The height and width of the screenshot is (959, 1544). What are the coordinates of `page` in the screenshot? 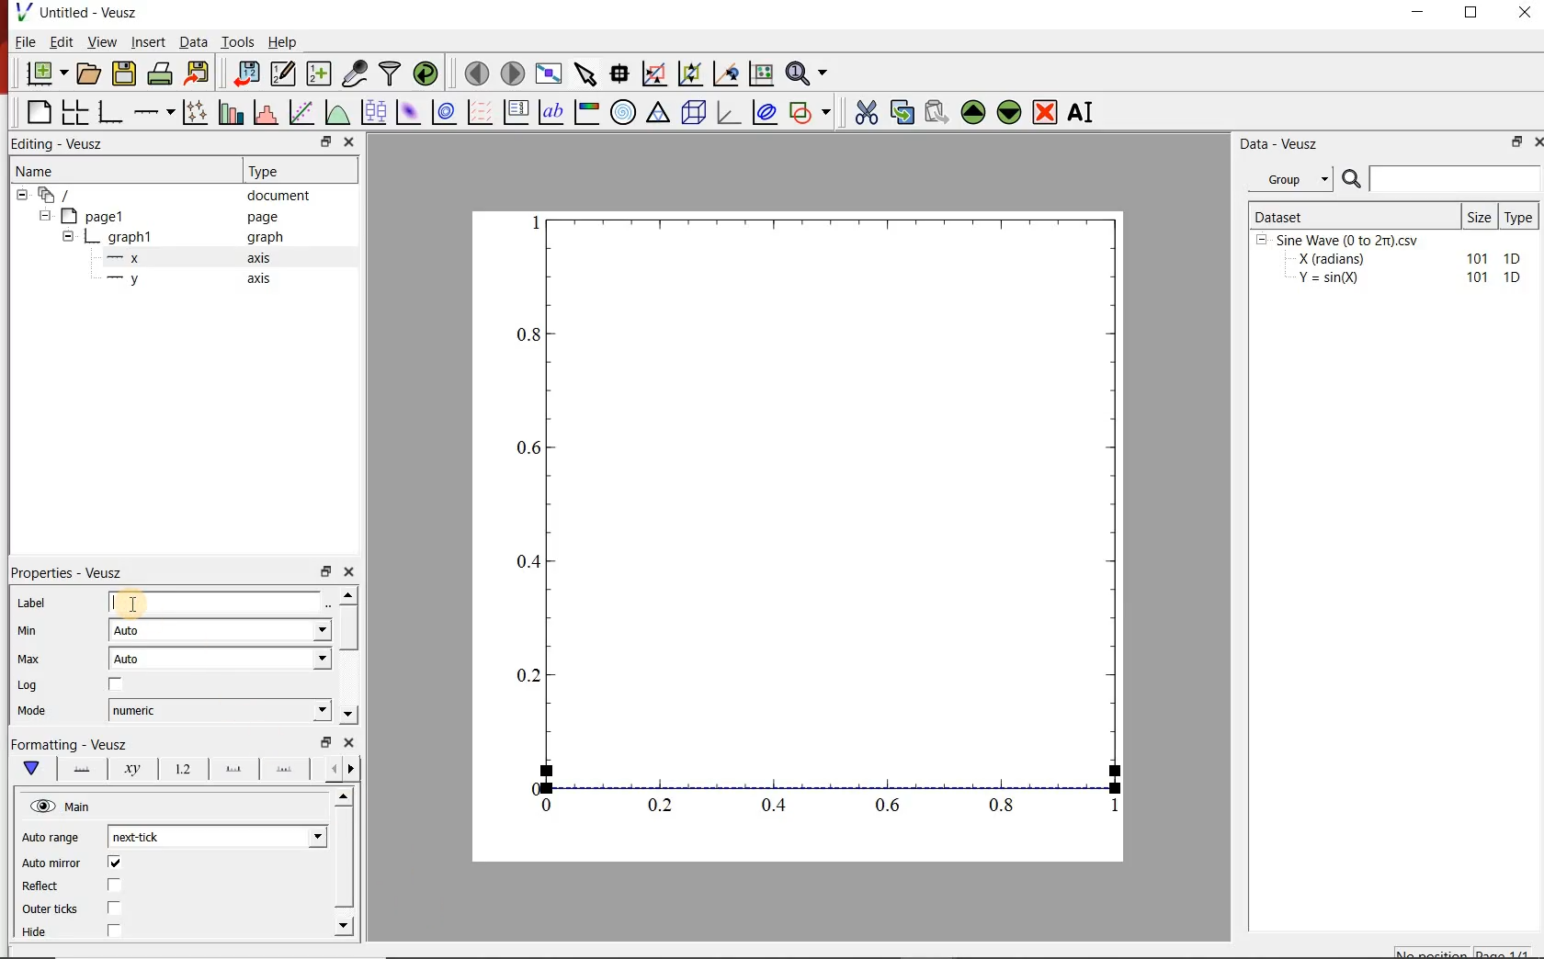 It's located at (263, 218).